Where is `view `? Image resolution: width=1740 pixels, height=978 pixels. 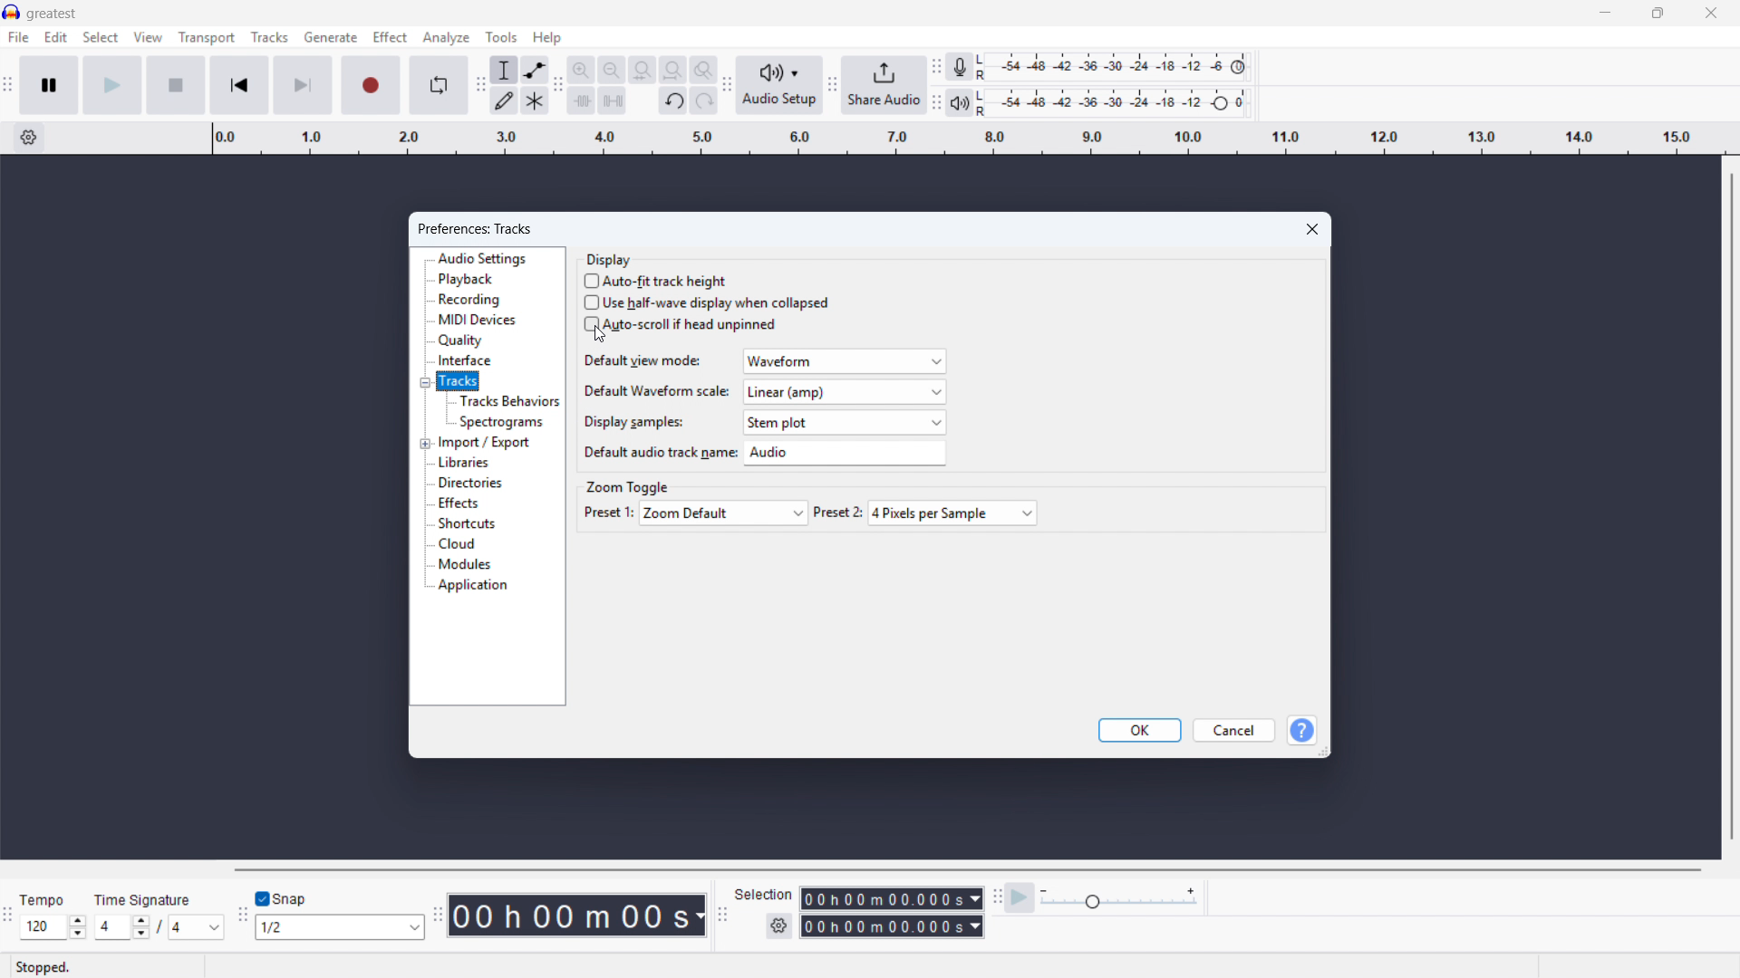 view  is located at coordinates (148, 36).